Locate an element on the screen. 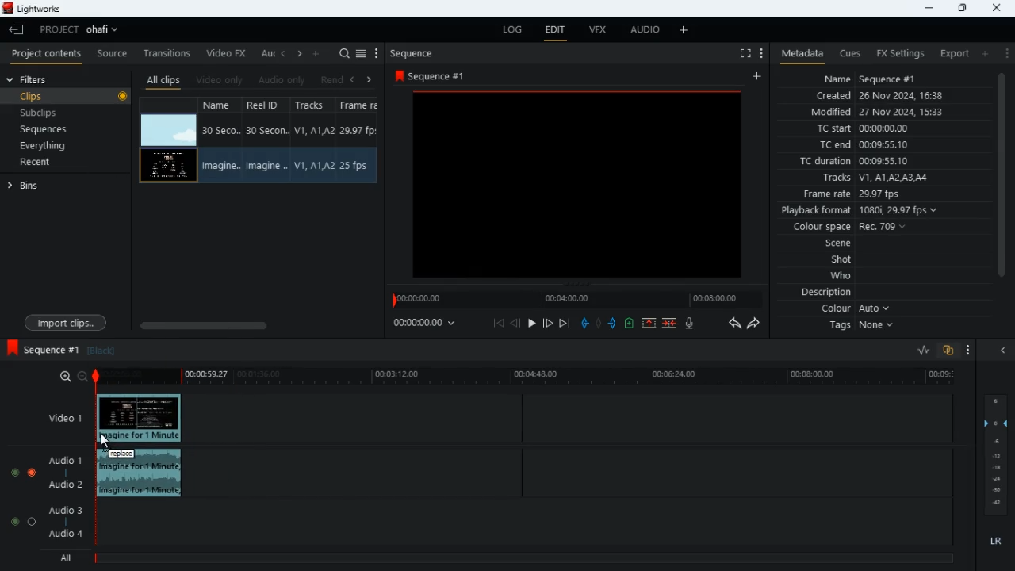 Image resolution: width=1015 pixels, height=571 pixels.  is located at coordinates (140, 419).